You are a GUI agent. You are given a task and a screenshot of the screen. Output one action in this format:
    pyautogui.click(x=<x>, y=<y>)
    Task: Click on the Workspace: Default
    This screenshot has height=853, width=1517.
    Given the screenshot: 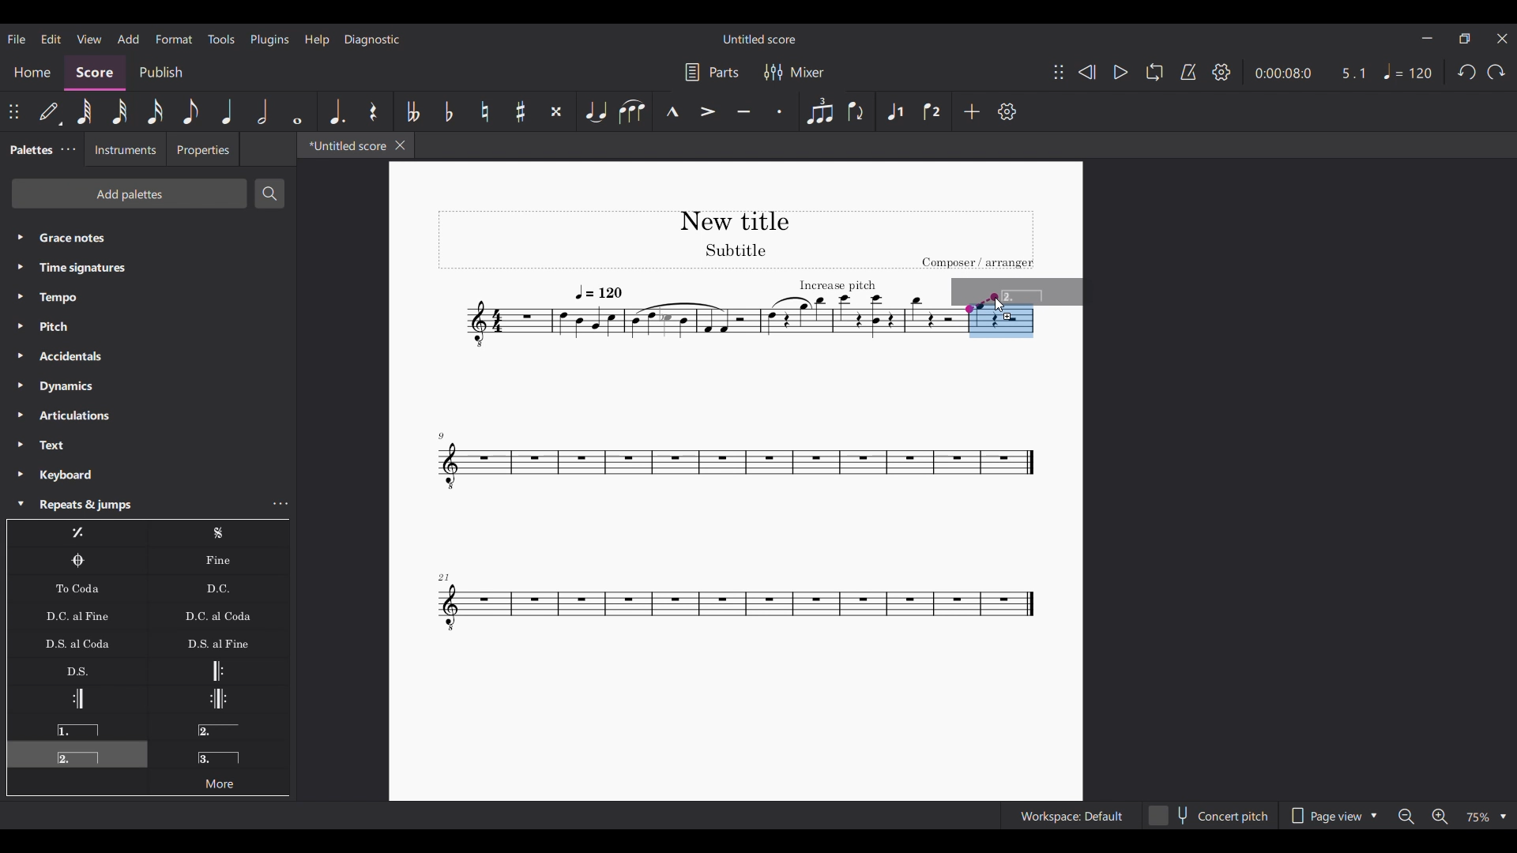 What is the action you would take?
    pyautogui.click(x=1071, y=815)
    